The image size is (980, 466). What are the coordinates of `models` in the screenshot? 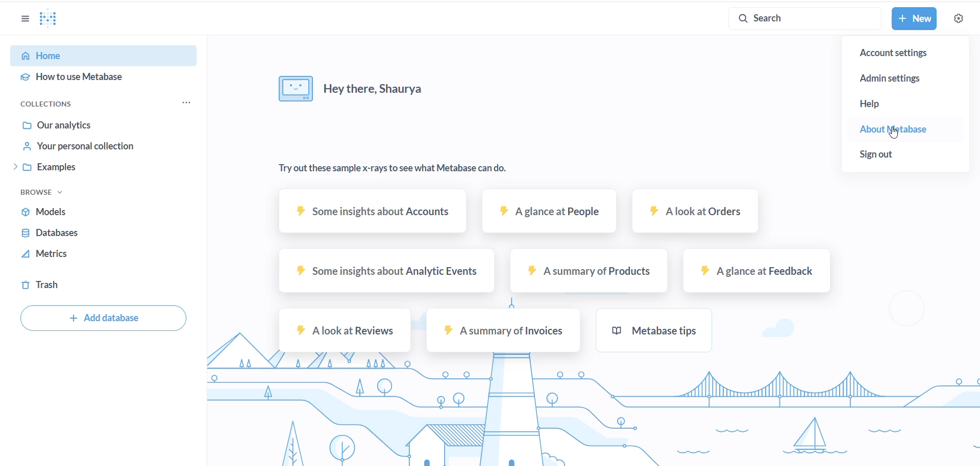 It's located at (93, 213).